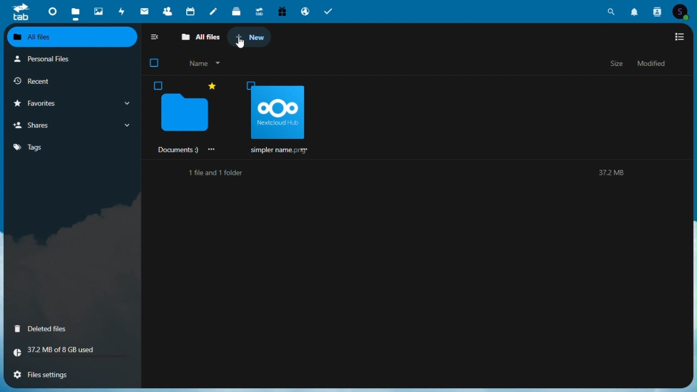 This screenshot has height=392, width=697. I want to click on File settings, so click(70, 377).